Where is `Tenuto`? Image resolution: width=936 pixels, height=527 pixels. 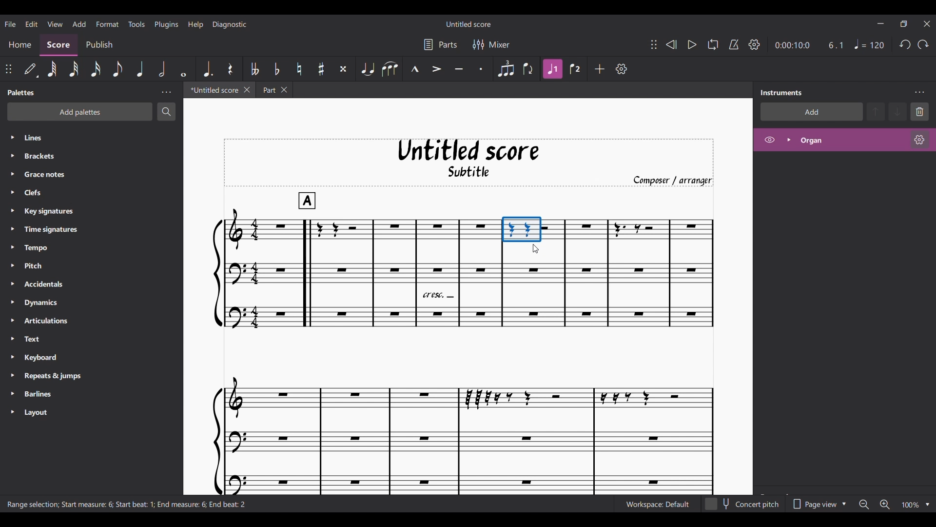 Tenuto is located at coordinates (459, 69).